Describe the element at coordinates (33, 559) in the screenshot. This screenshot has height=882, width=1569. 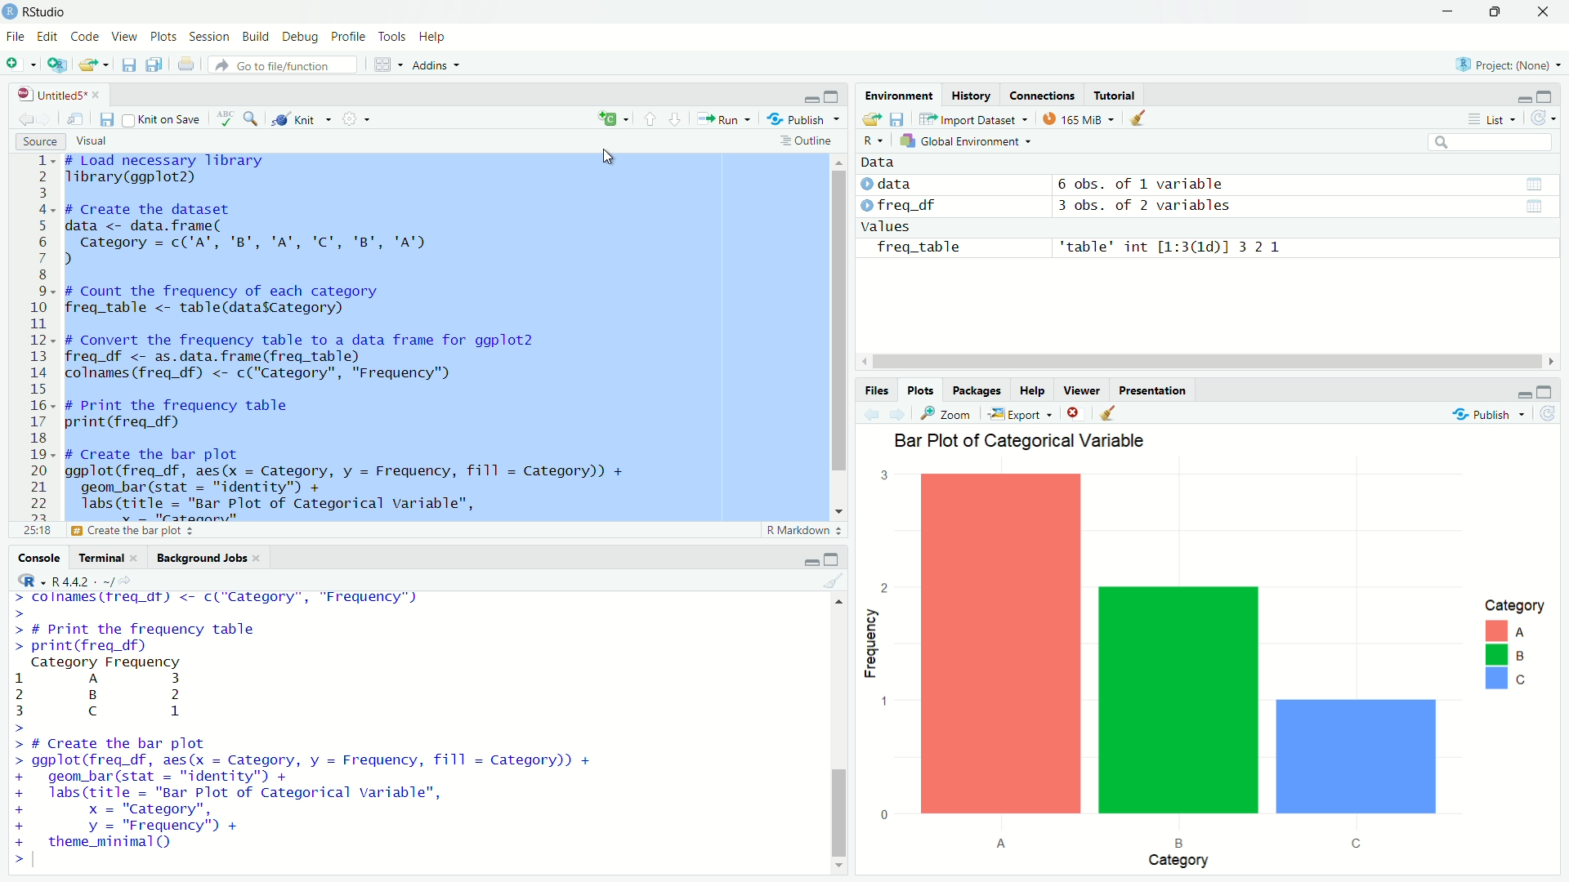
I see `console` at that location.